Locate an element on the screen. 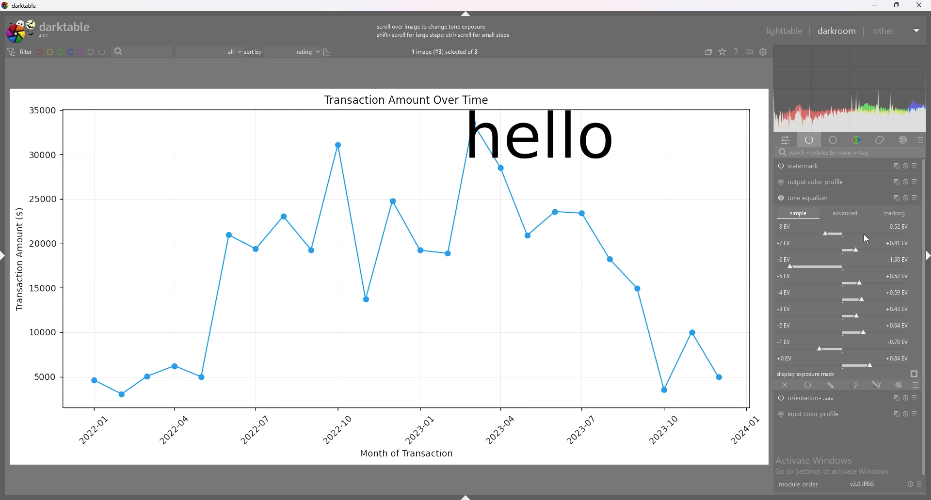 The height and width of the screenshot is (500, 931). scroll over image to change tone exposure shift+scroll for large steps; ctrl+ scroll for small steps. is located at coordinates (444, 31).